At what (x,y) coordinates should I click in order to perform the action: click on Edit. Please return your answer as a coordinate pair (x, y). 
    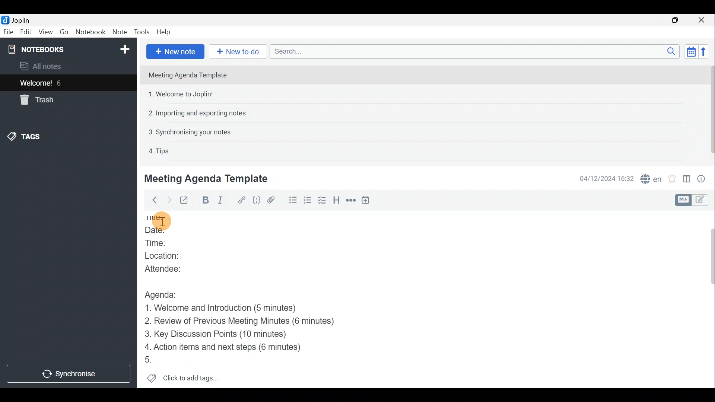
    Looking at the image, I should click on (26, 33).